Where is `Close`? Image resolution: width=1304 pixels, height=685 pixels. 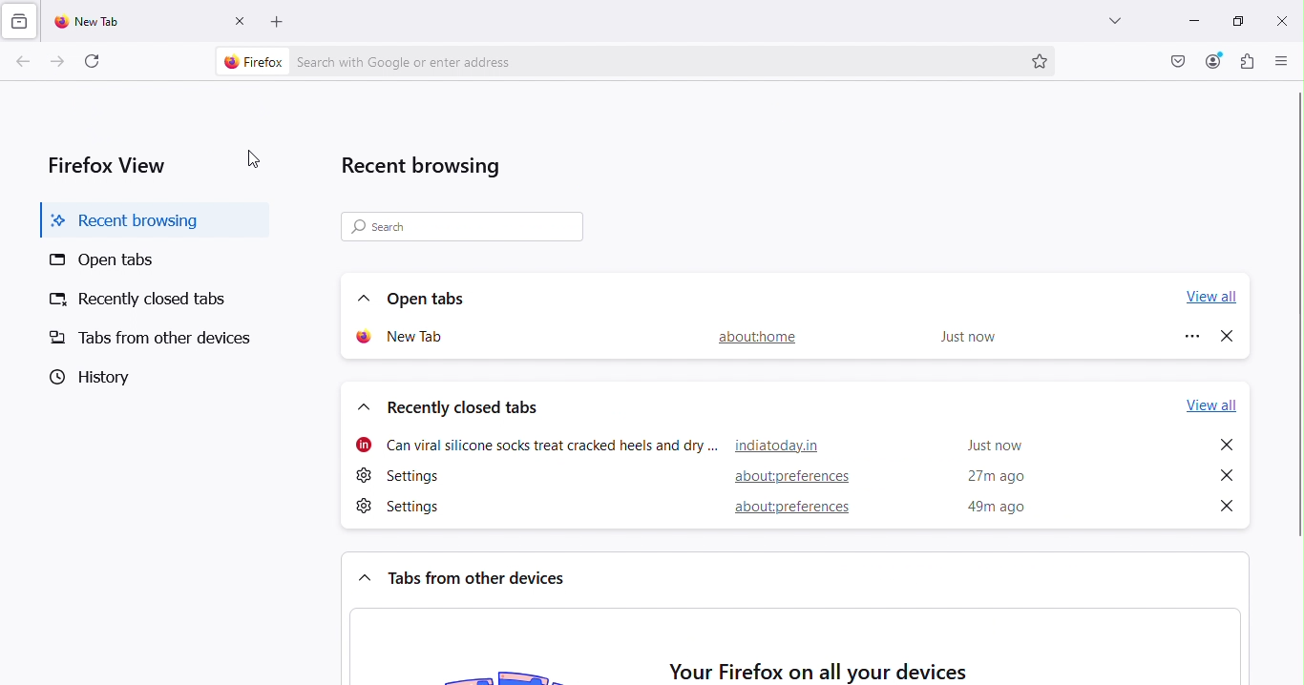
Close is located at coordinates (1227, 508).